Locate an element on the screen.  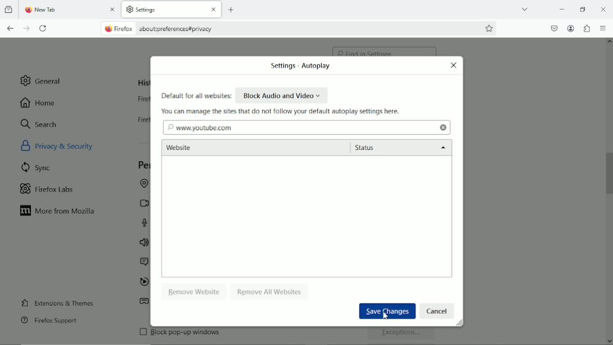
close is located at coordinates (443, 128).